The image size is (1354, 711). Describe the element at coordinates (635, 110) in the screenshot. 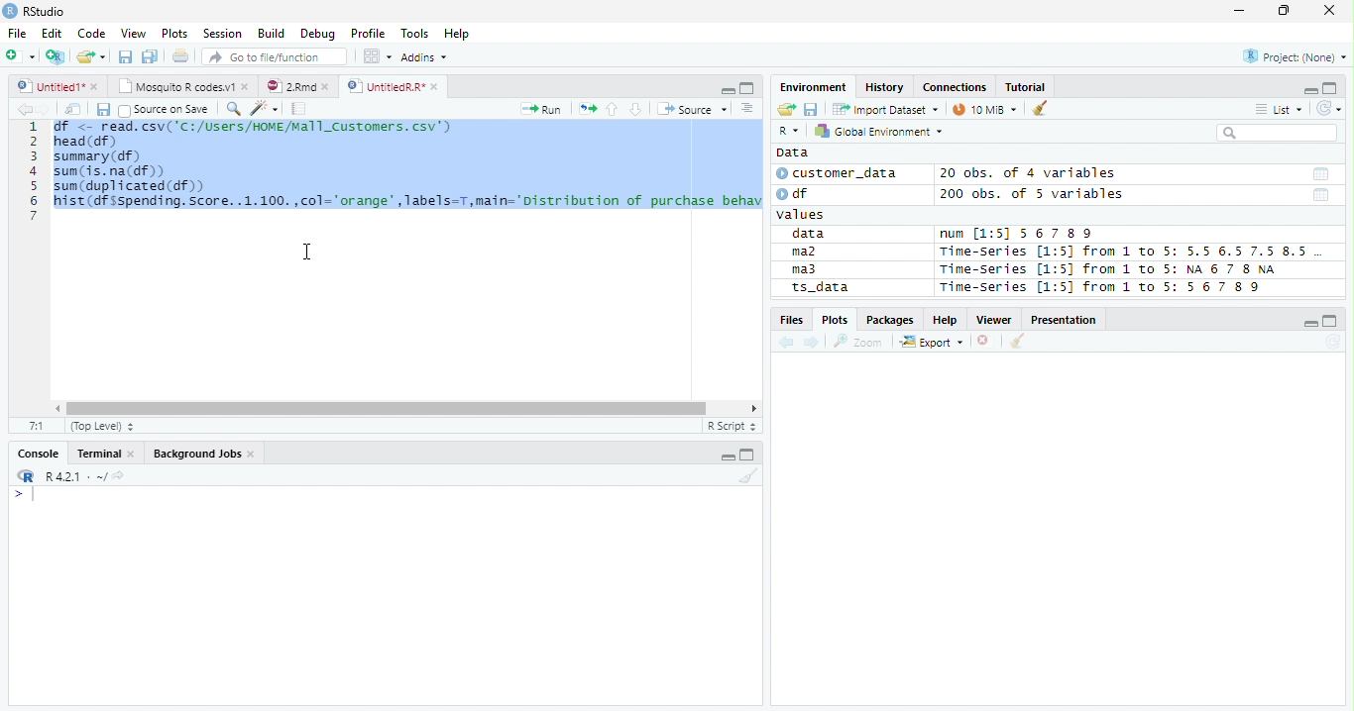

I see `Down` at that location.